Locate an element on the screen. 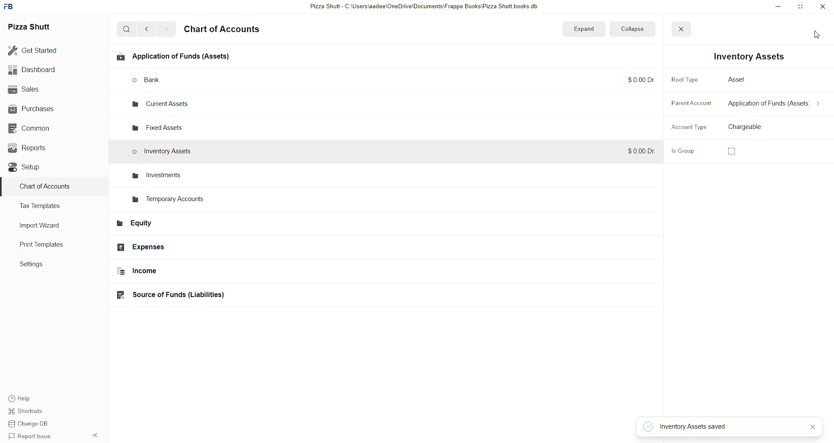 The image size is (834, 443). Pizza Shutt - C:\Users\aadee\OneDrive\Documents|\Frappe Books\Pizza Shutt books.db is located at coordinates (423, 7).